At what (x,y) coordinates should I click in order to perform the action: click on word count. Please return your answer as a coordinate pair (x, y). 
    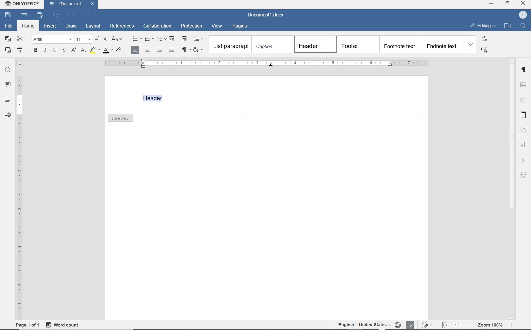
    Looking at the image, I should click on (62, 326).